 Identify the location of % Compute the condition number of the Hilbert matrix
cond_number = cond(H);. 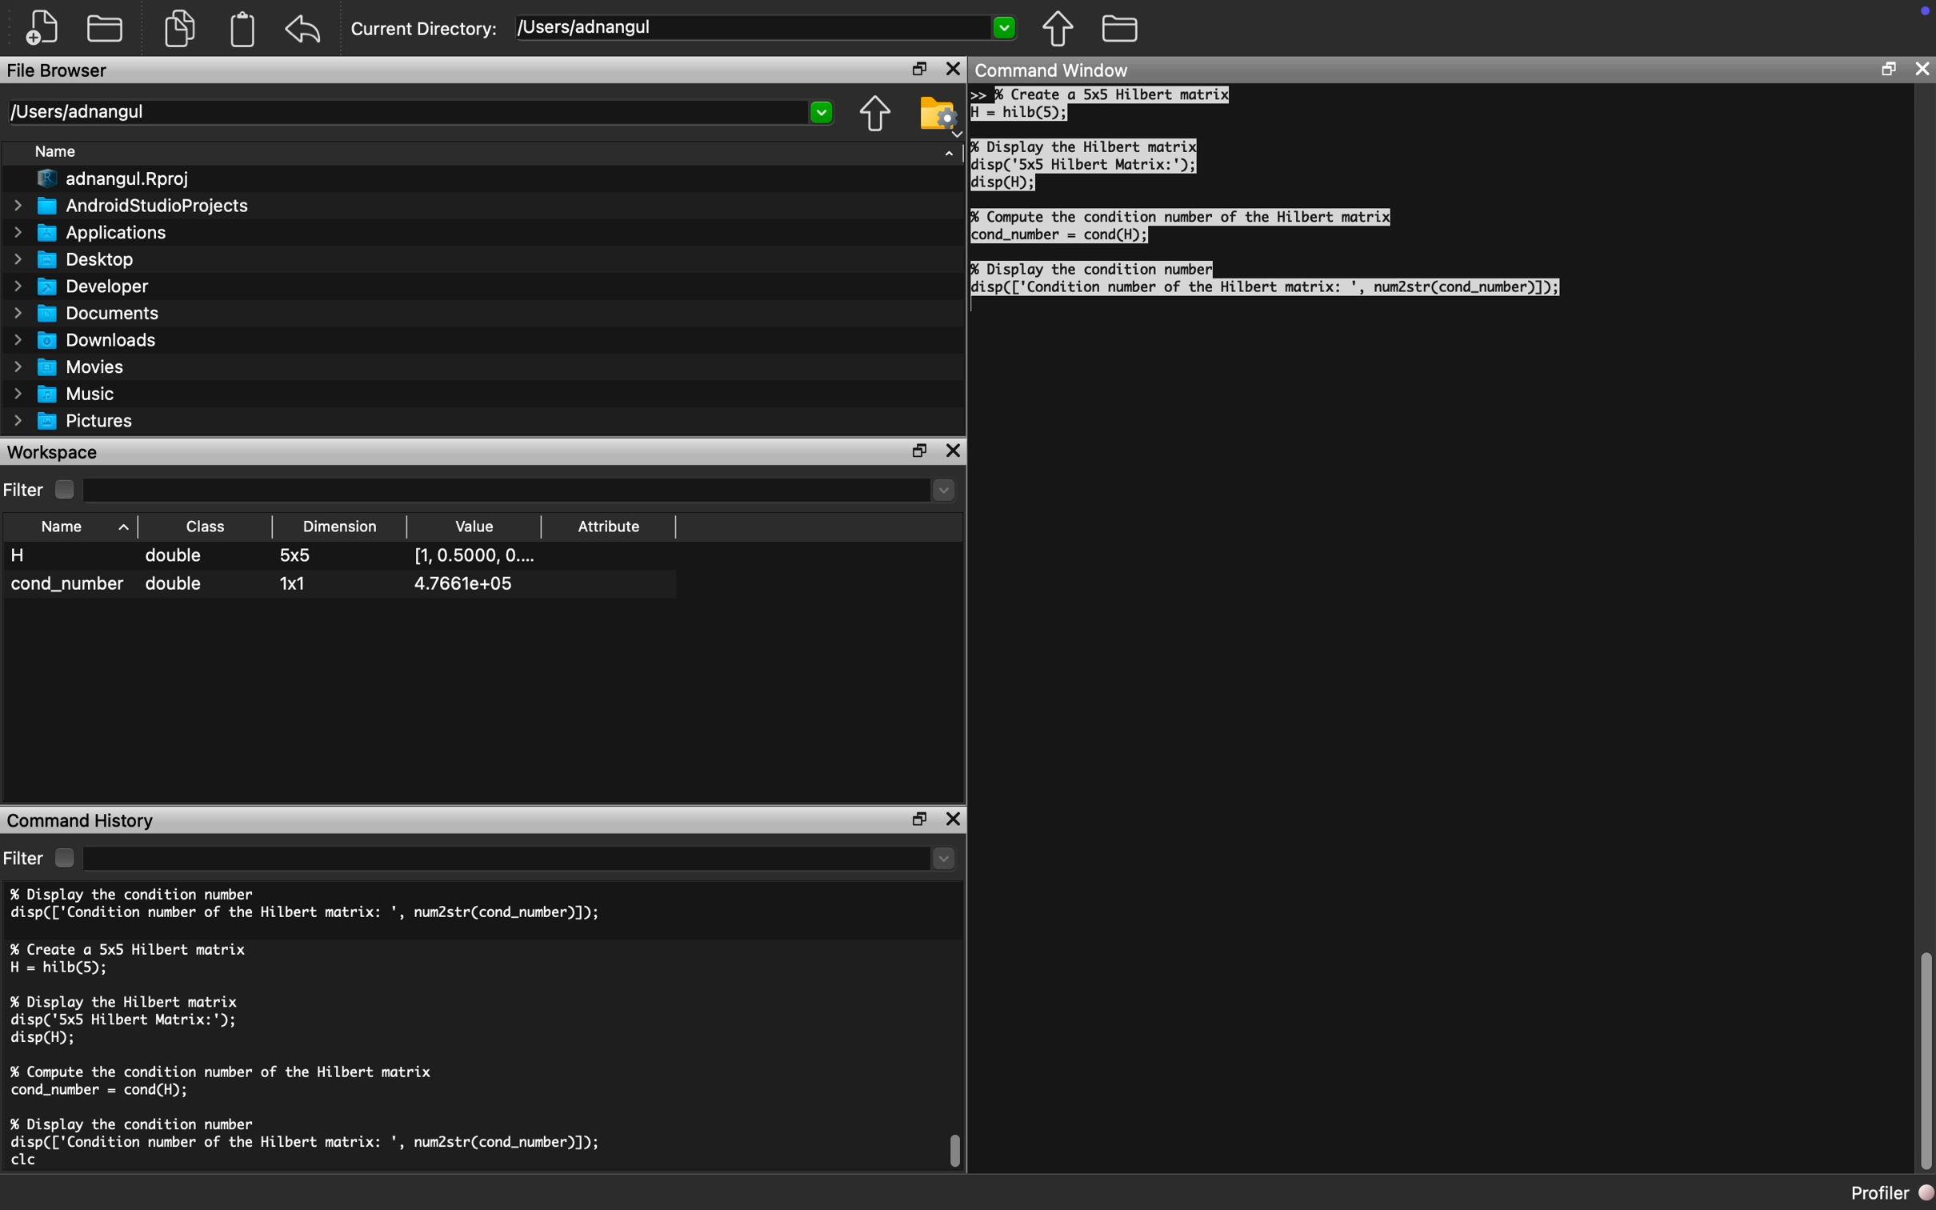
(225, 1080).